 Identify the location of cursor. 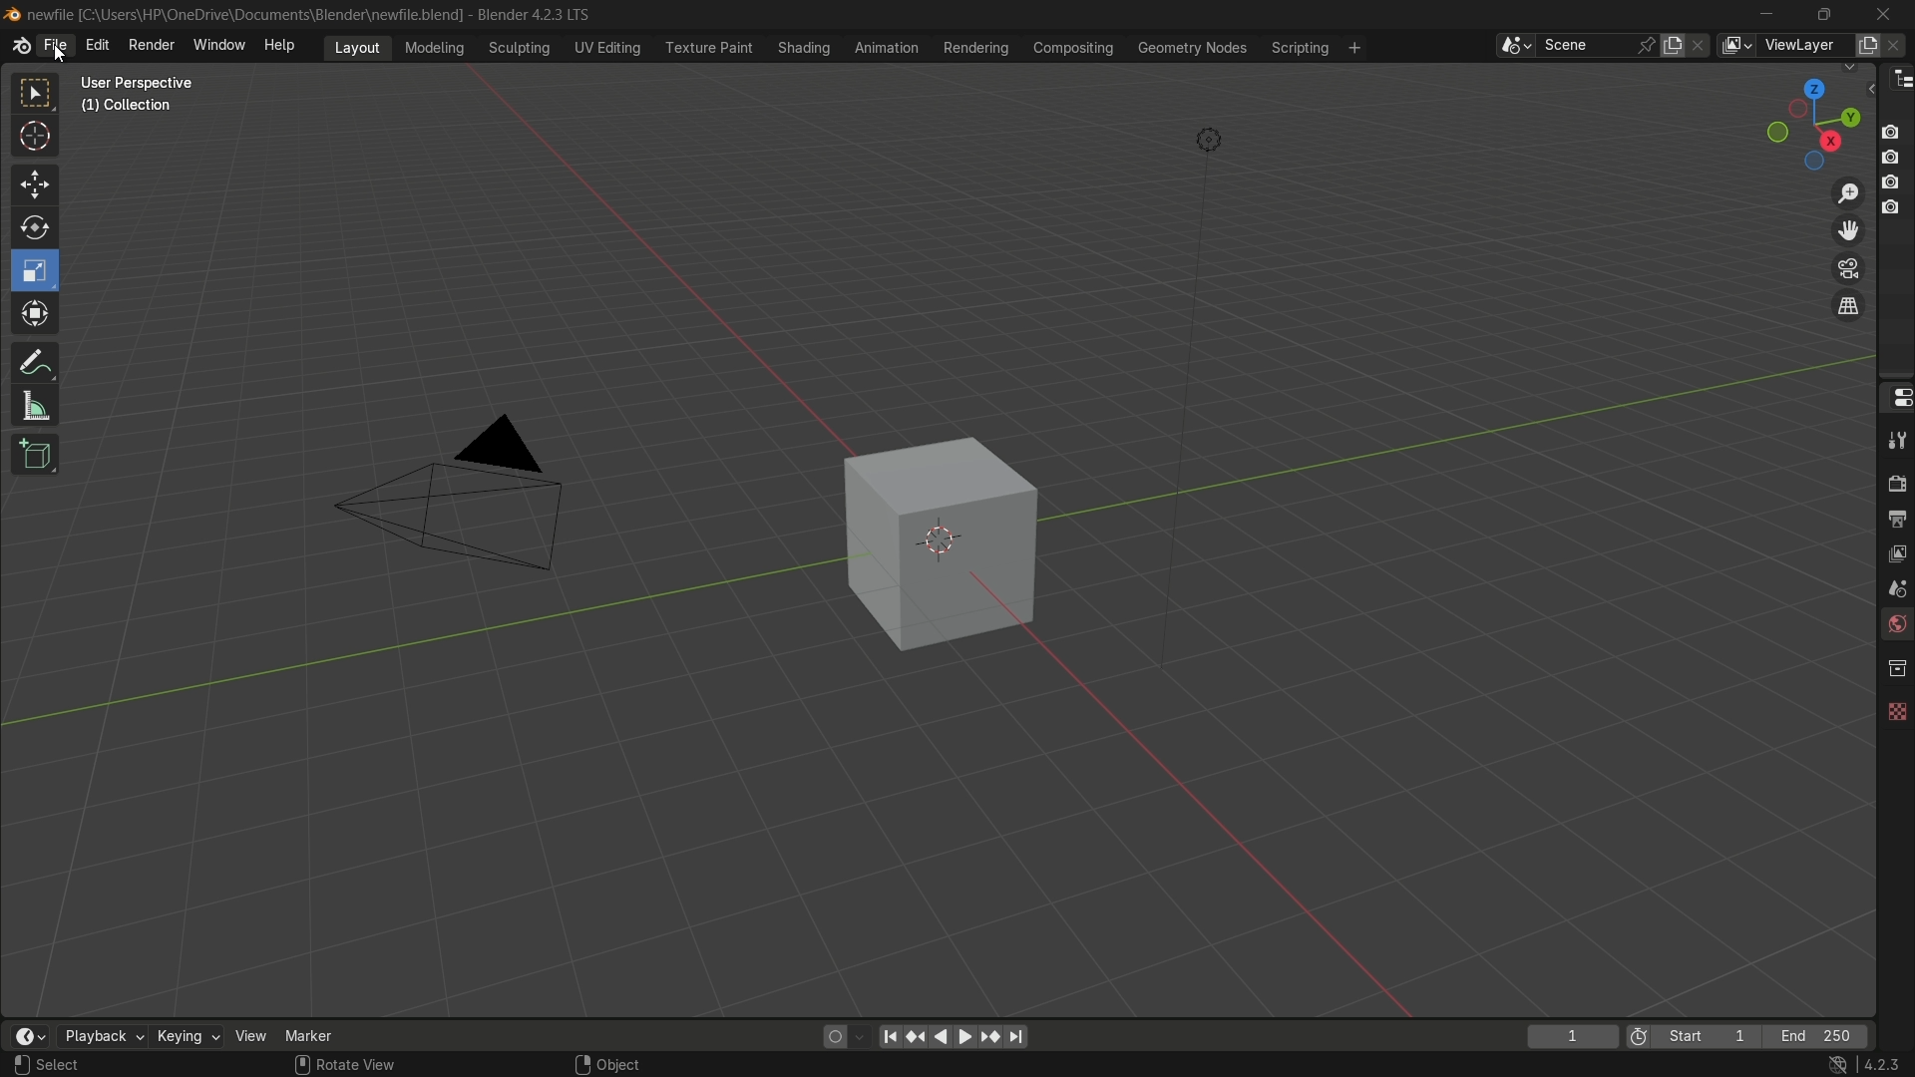
(36, 140).